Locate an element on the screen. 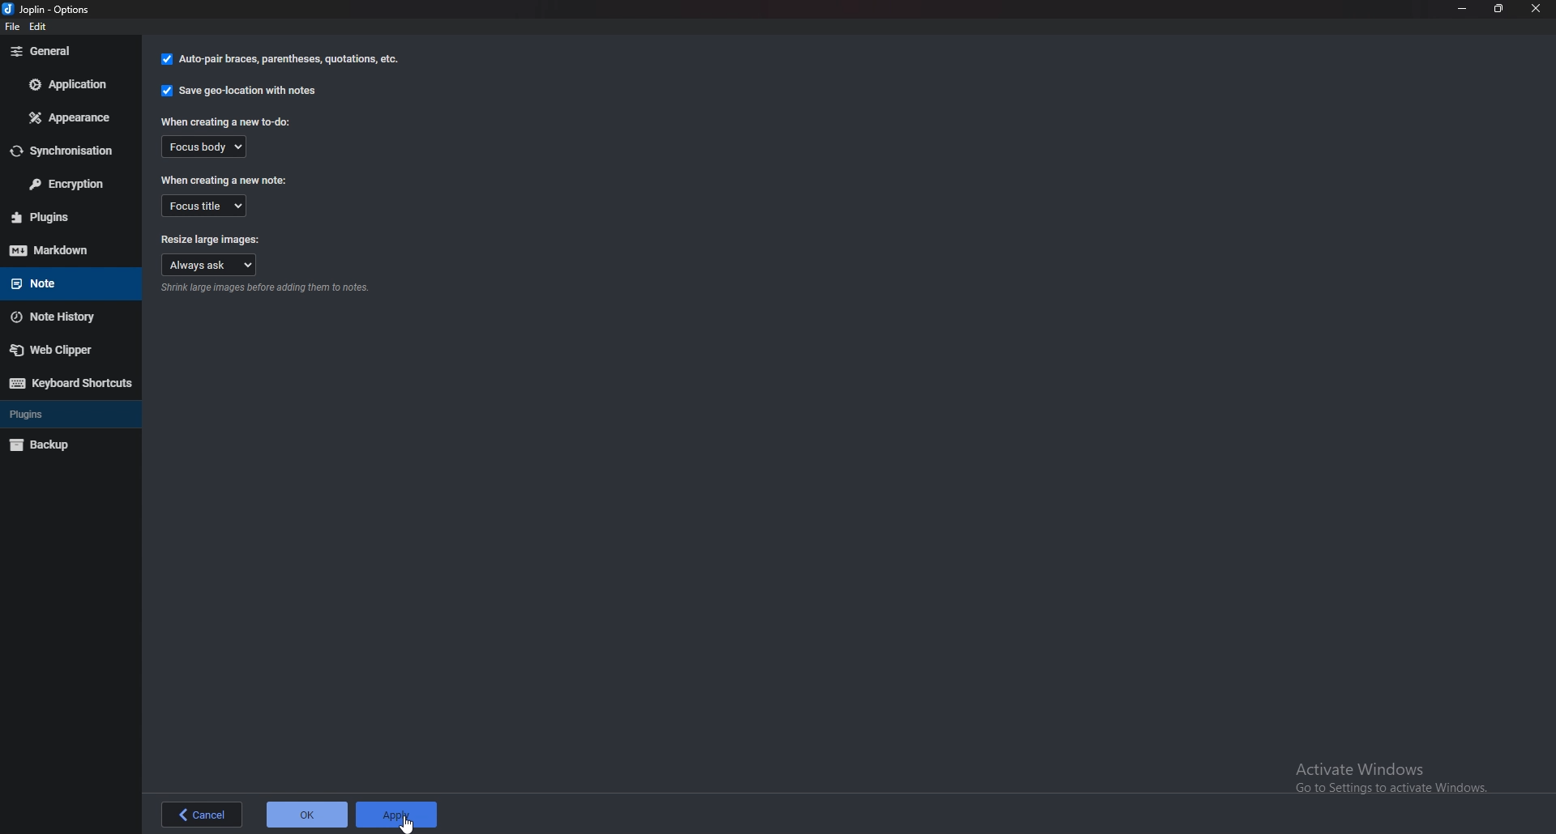 This screenshot has height=834, width=1556. Minimize is located at coordinates (1462, 9).